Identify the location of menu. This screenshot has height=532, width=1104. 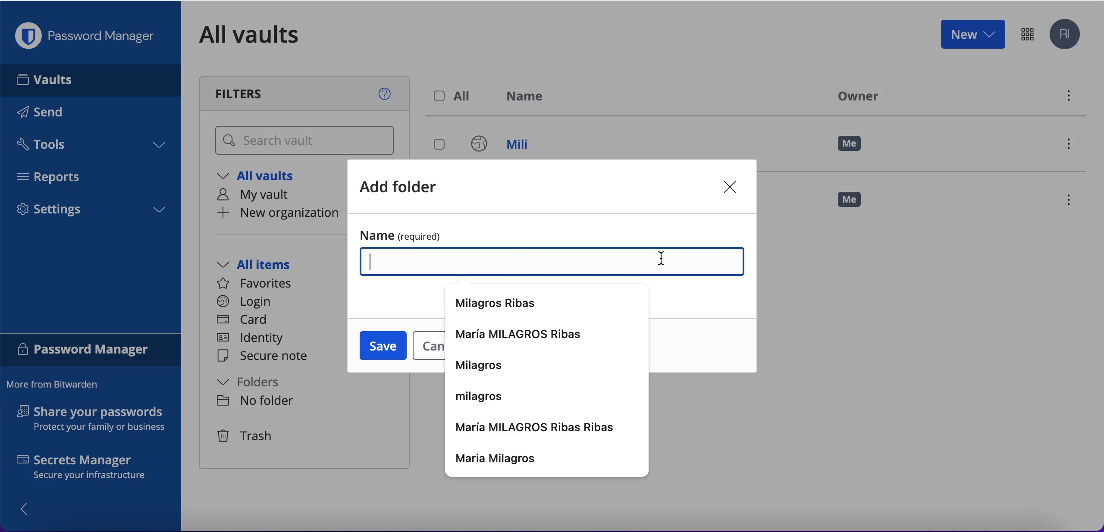
(1067, 98).